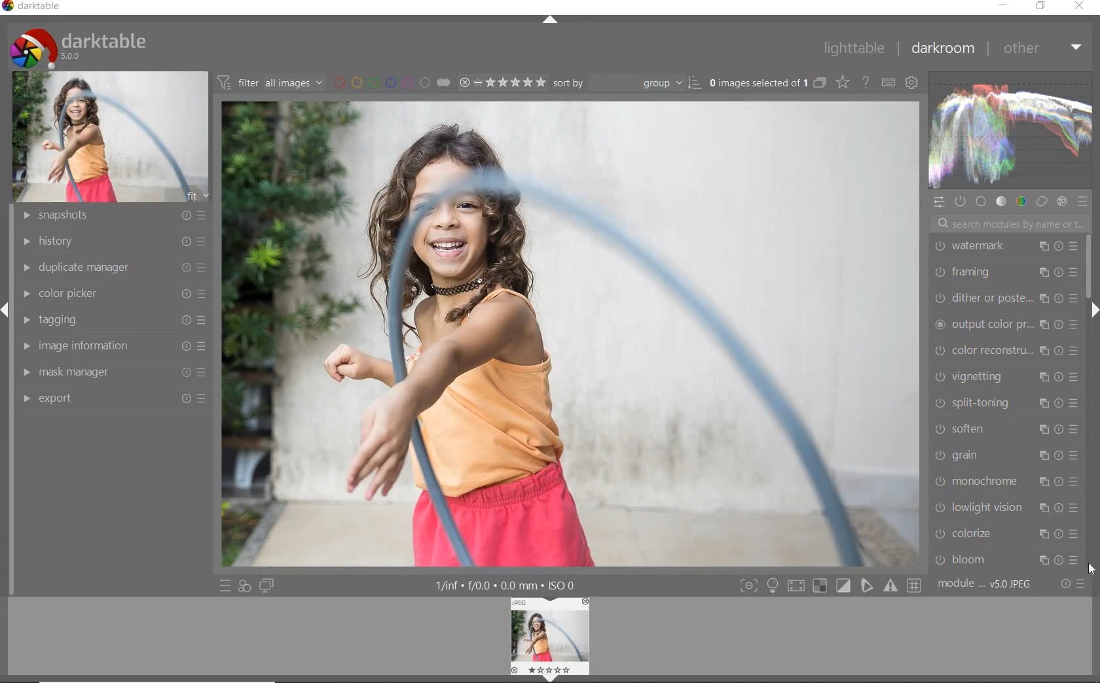  What do you see at coordinates (865, 82) in the screenshot?
I see `enable for online help` at bounding box center [865, 82].